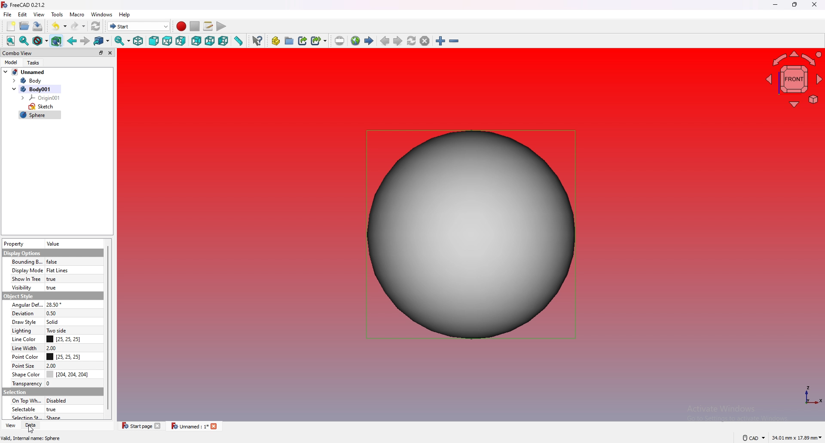 This screenshot has width=825, height=443. Describe the element at coordinates (25, 72) in the screenshot. I see `unnamed` at that location.